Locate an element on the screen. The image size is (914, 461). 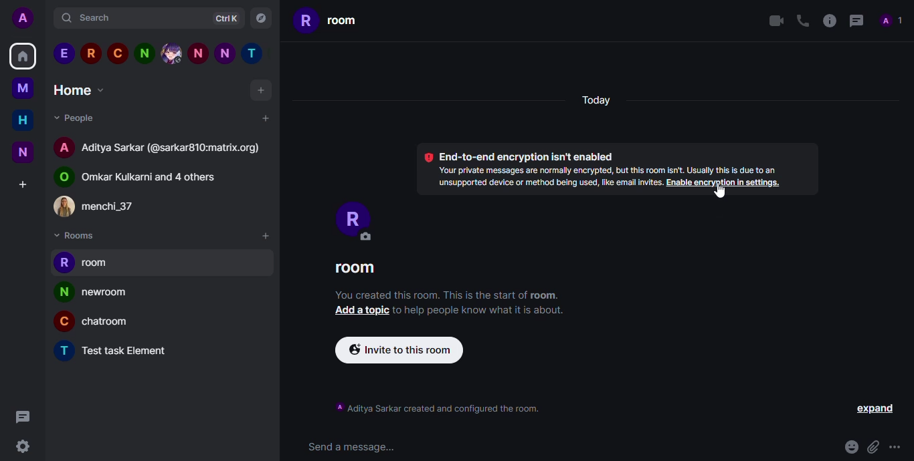
myspace is located at coordinates (22, 89).